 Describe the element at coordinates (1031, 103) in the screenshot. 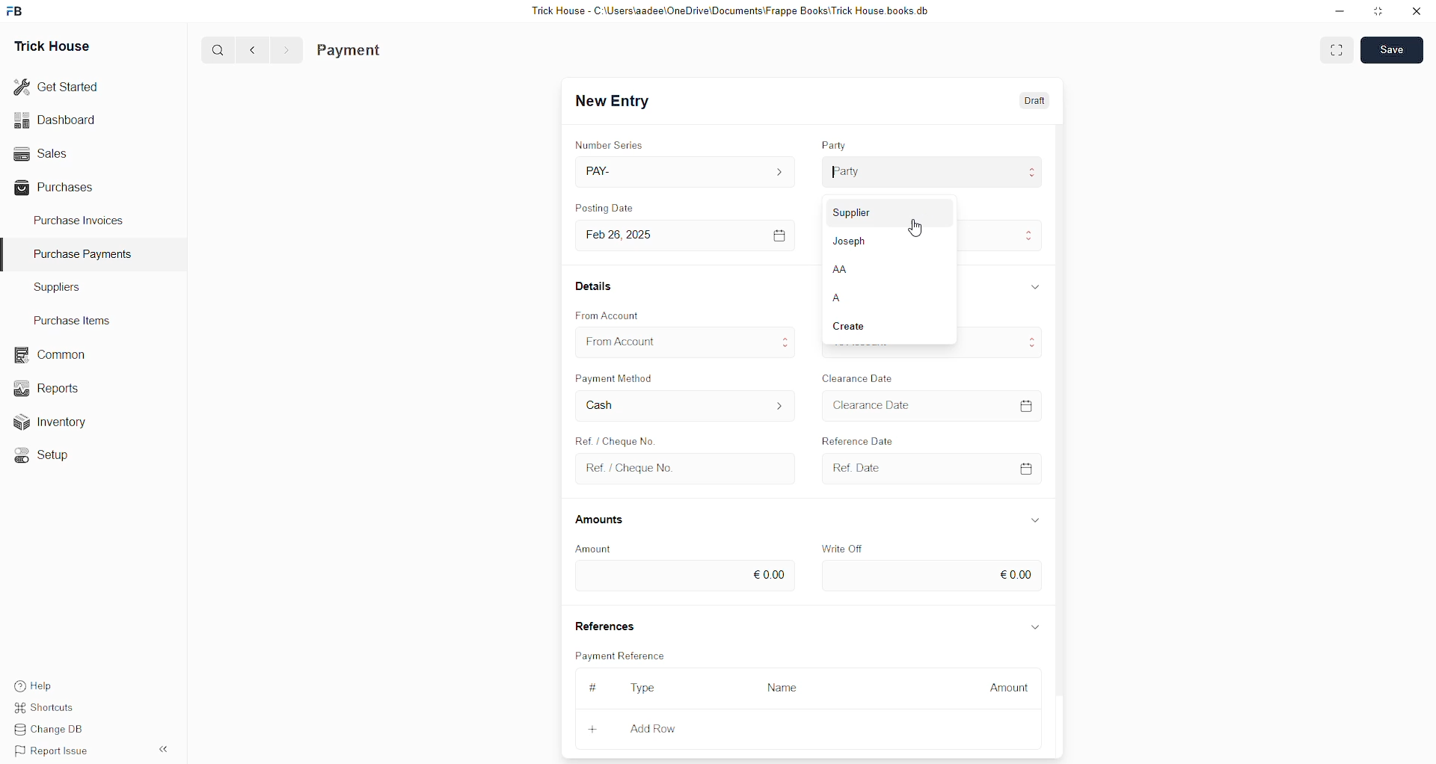

I see `Draft` at that location.